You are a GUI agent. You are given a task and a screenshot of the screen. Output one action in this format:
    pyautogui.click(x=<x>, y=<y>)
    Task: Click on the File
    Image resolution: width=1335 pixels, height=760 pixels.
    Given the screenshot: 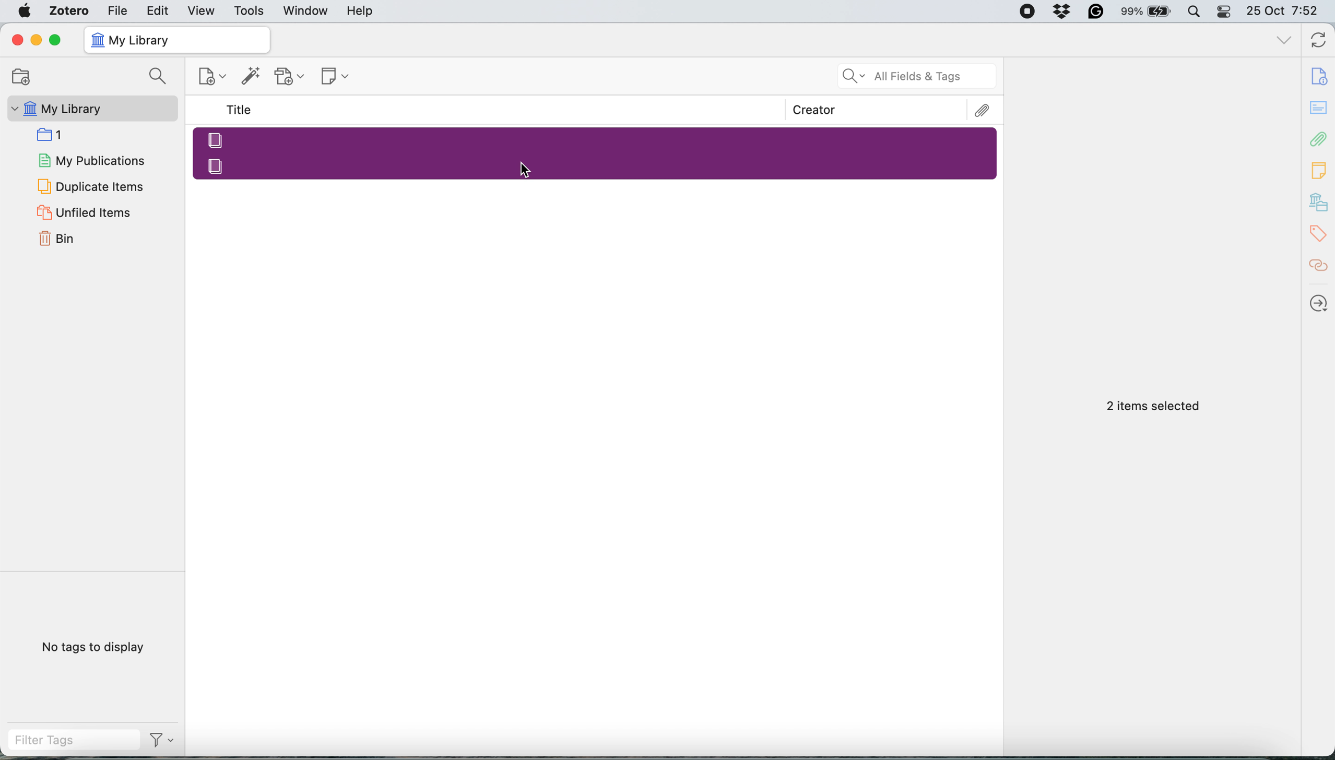 What is the action you would take?
    pyautogui.click(x=117, y=10)
    